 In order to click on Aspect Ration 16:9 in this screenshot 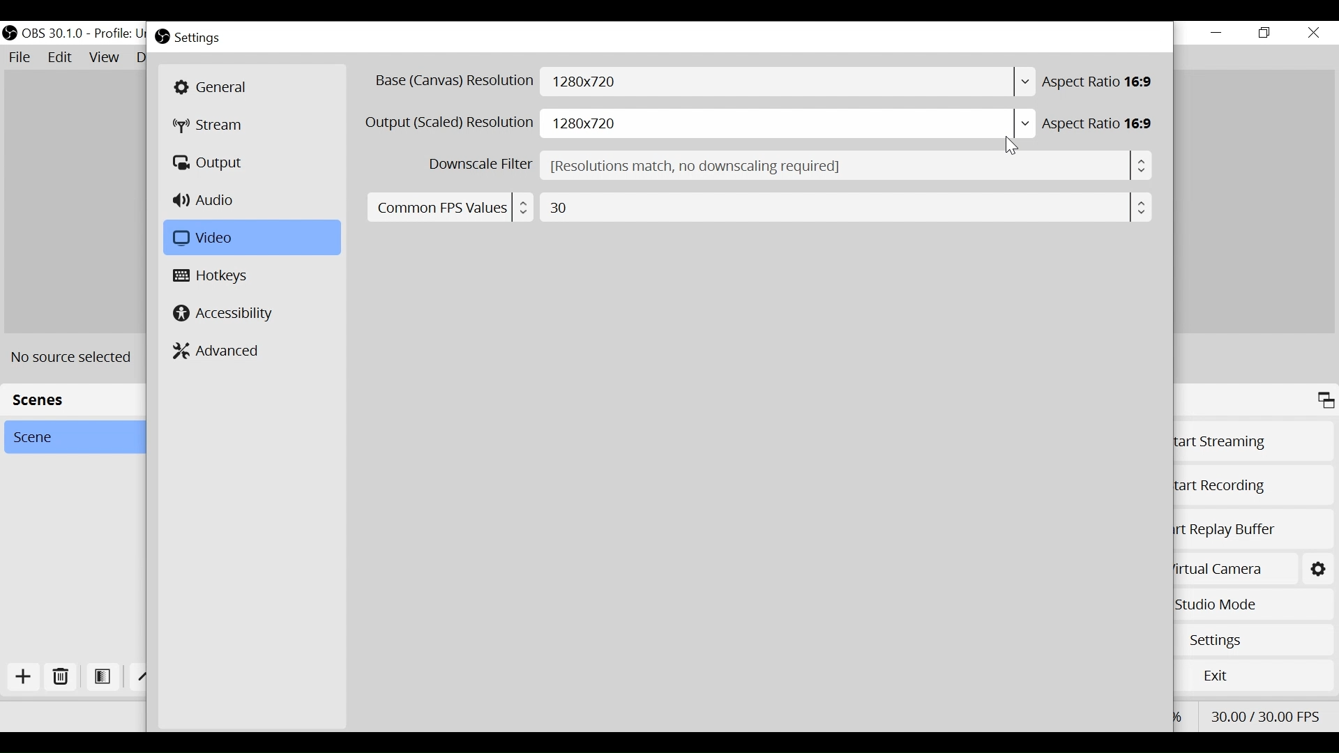, I will do `click(1102, 124)`.